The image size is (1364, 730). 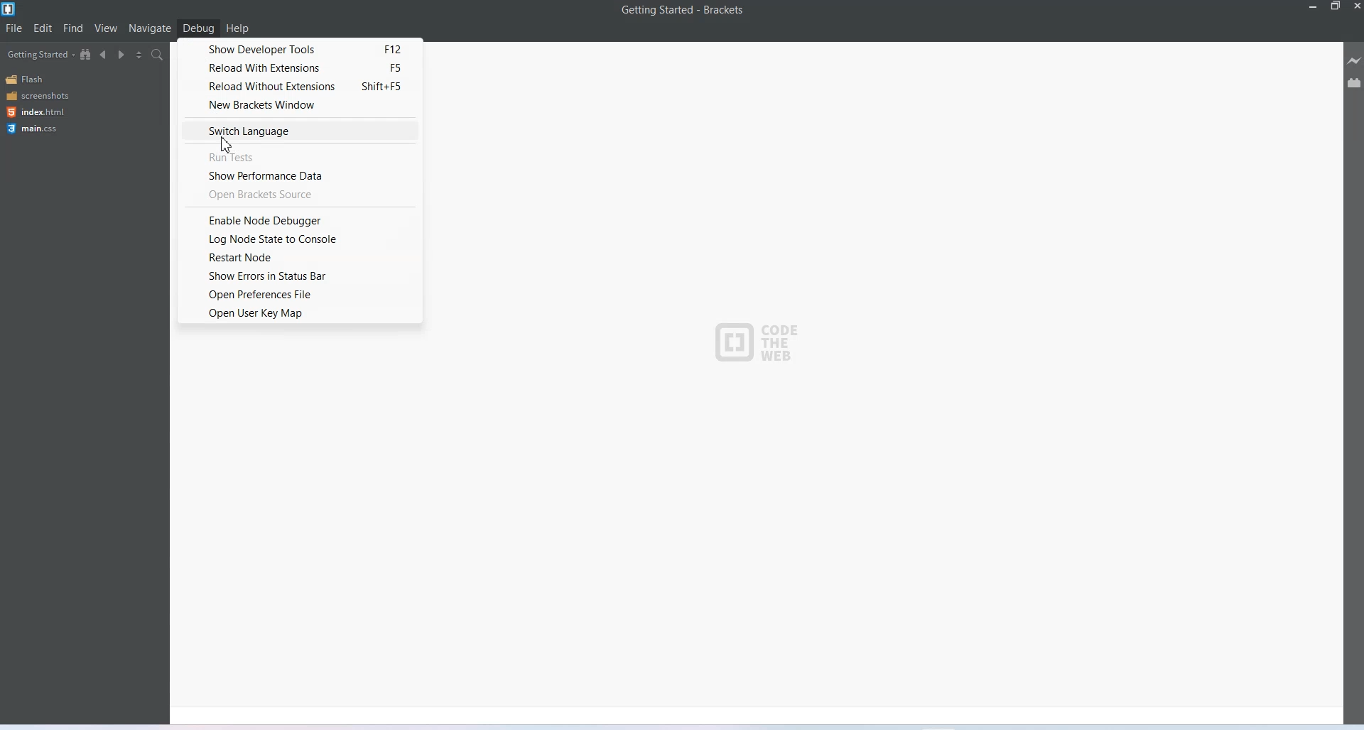 I want to click on Find, so click(x=74, y=28).